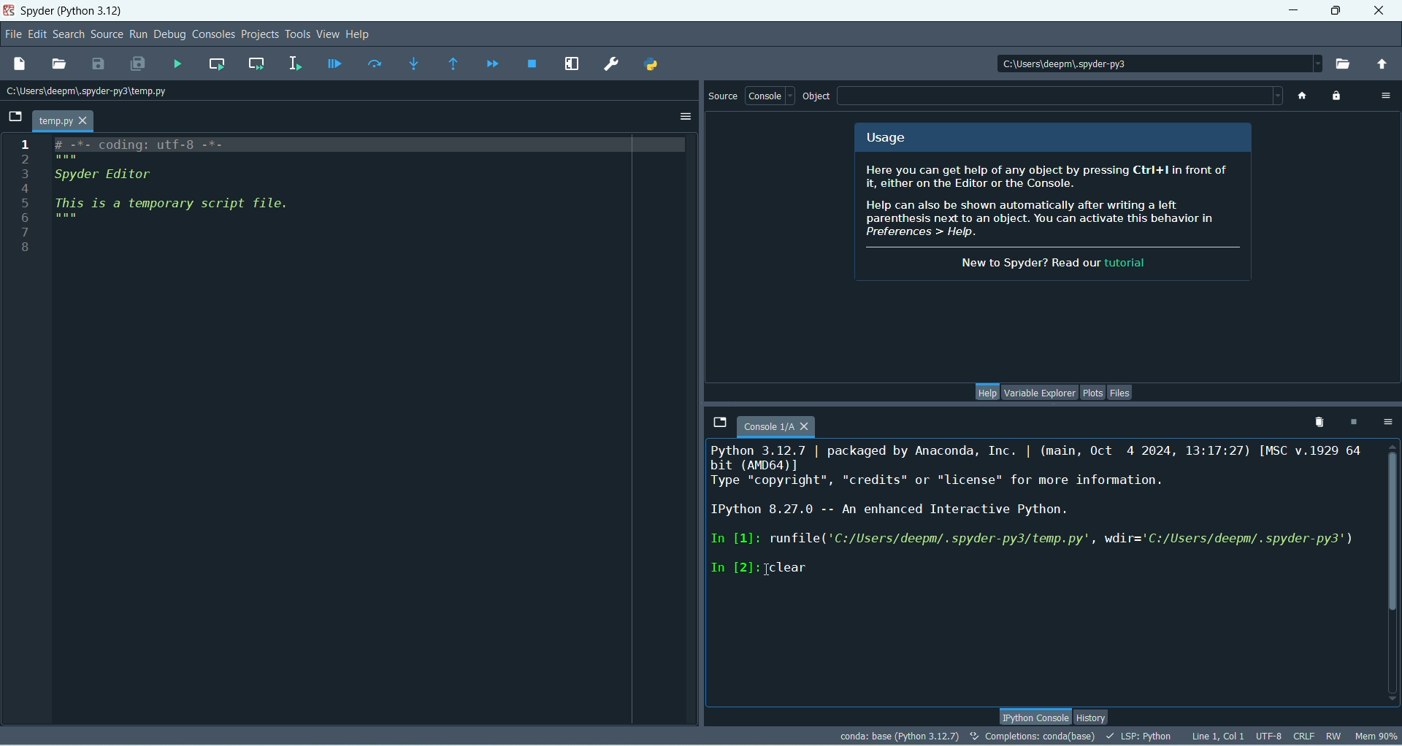 The width and height of the screenshot is (1402, 746). What do you see at coordinates (9, 12) in the screenshot?
I see `logo` at bounding box center [9, 12].